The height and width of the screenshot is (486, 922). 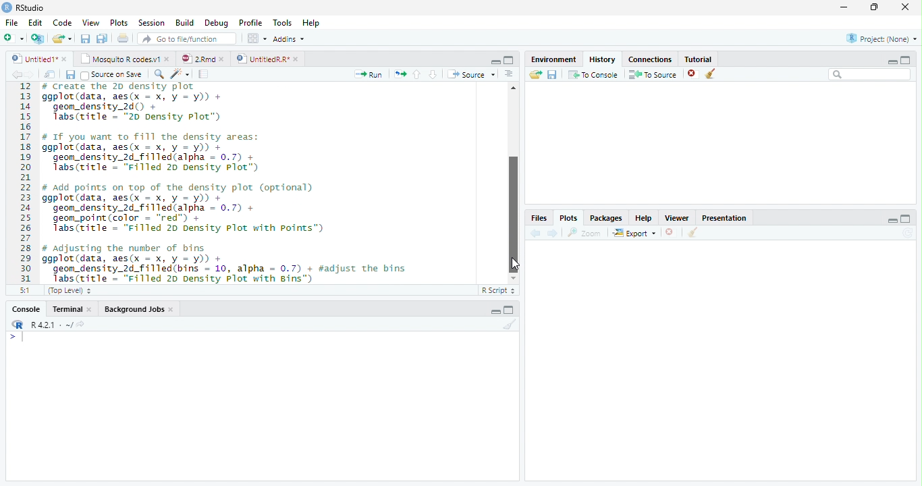 I want to click on Code, so click(x=63, y=24).